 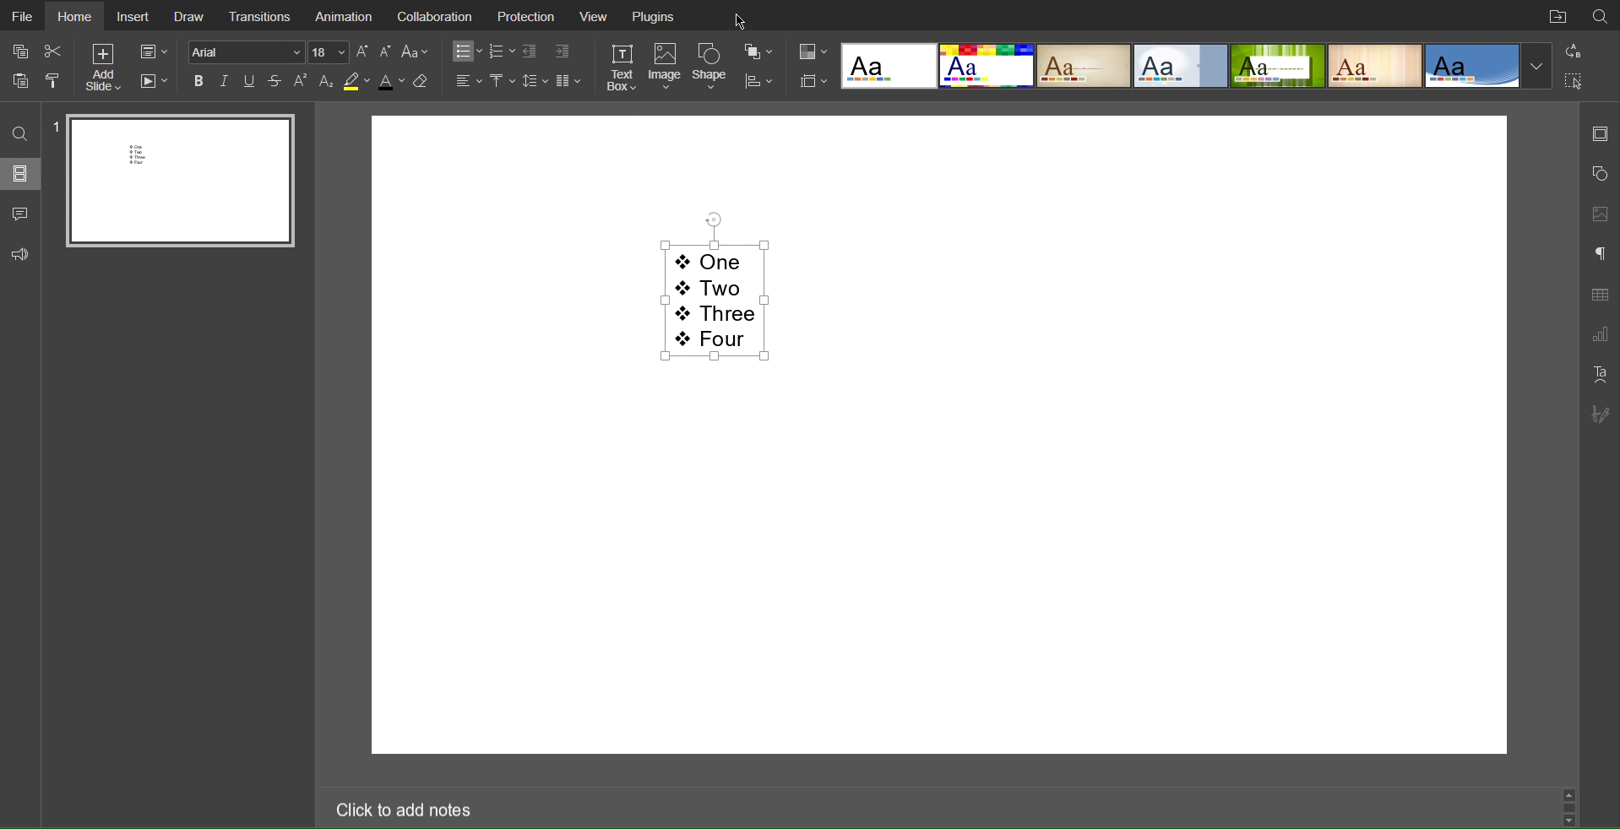 I want to click on Bullet List, so click(x=470, y=52).